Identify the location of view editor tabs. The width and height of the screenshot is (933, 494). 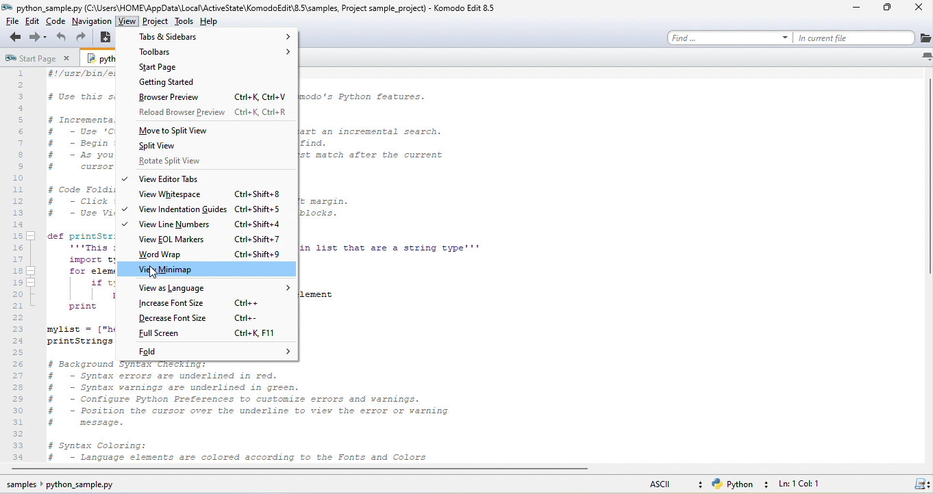
(192, 175).